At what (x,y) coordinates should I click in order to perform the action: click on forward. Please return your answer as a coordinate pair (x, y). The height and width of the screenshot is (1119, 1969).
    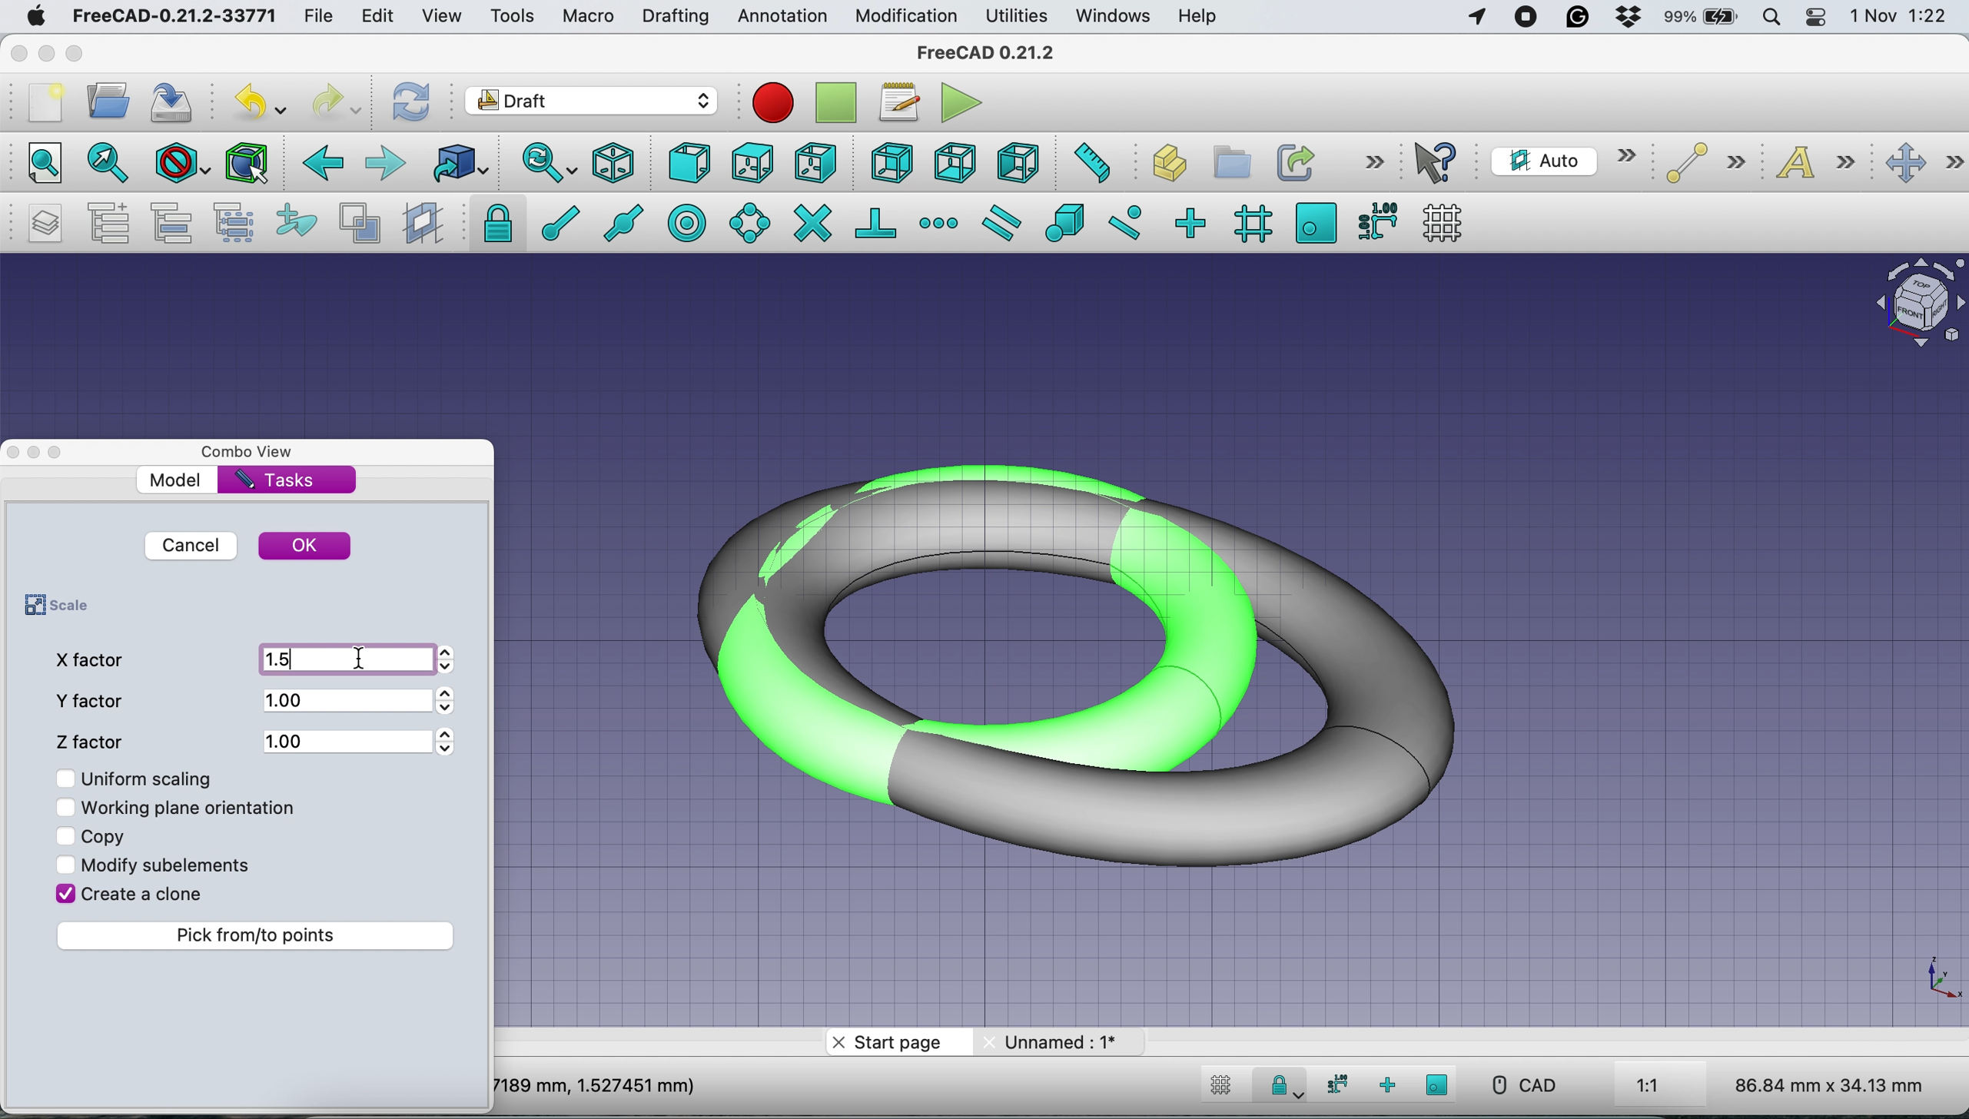
    Looking at the image, I should click on (387, 165).